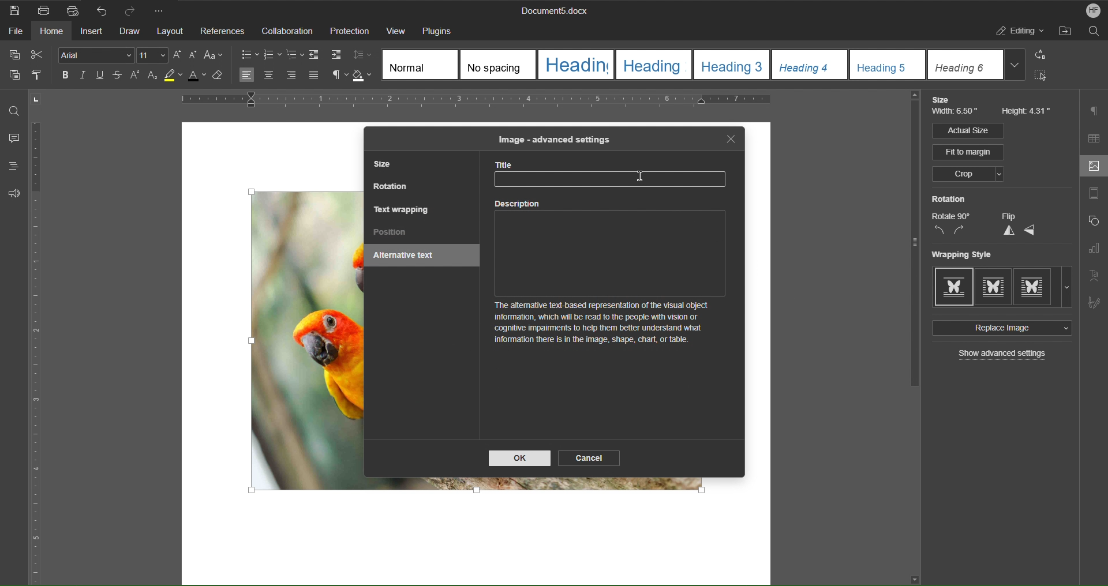 This screenshot has height=586, width=1108. What do you see at coordinates (327, 55) in the screenshot?
I see `Indents` at bounding box center [327, 55].